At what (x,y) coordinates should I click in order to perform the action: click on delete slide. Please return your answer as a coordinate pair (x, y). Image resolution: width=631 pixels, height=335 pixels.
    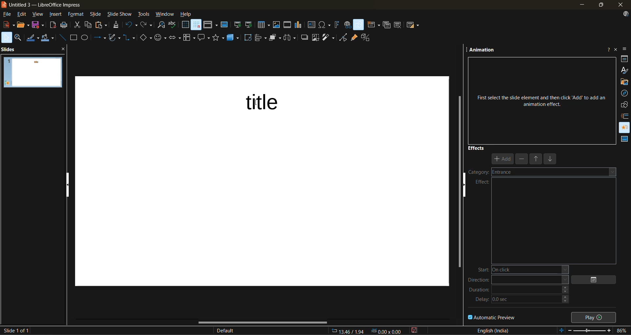
    Looking at the image, I should click on (399, 25).